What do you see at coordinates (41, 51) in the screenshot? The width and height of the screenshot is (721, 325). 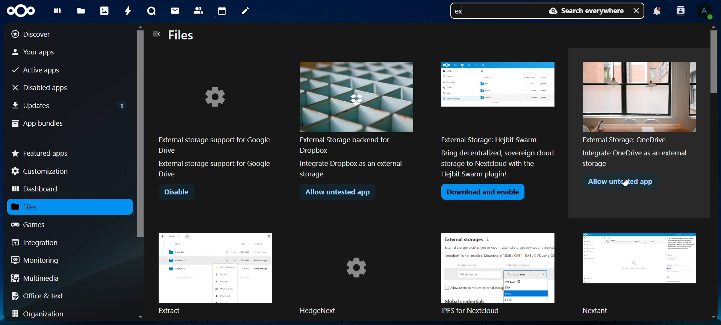 I see `your apps` at bounding box center [41, 51].